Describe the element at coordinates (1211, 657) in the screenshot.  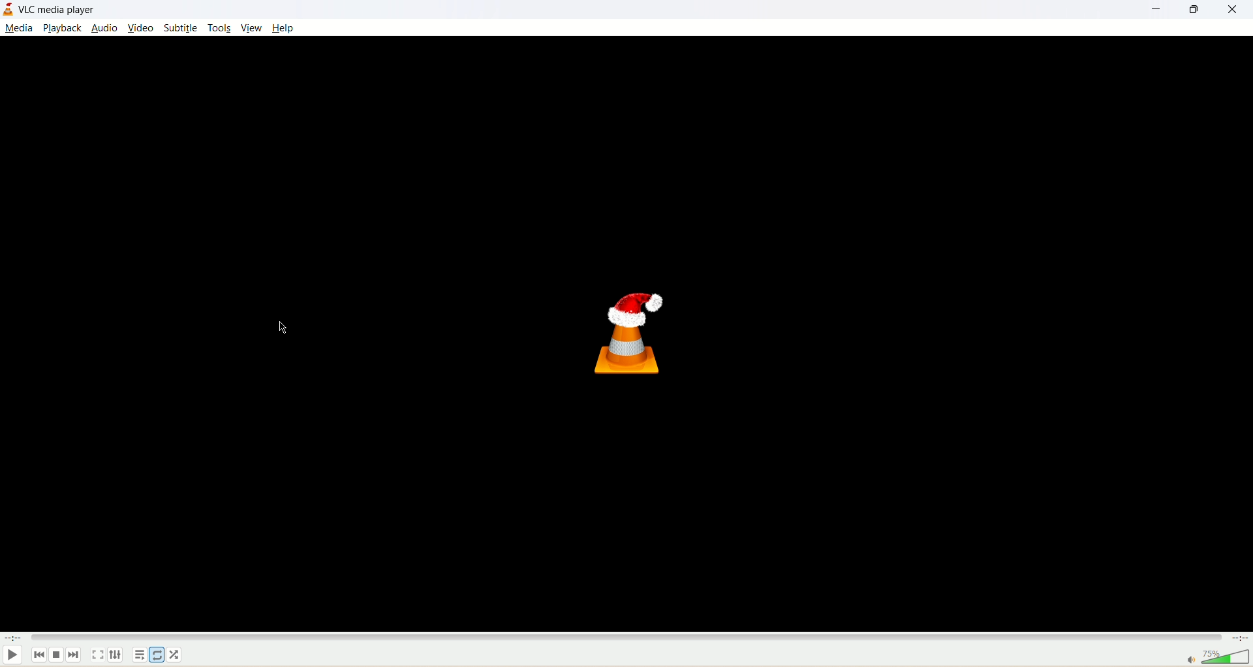
I see `volume bar` at that location.